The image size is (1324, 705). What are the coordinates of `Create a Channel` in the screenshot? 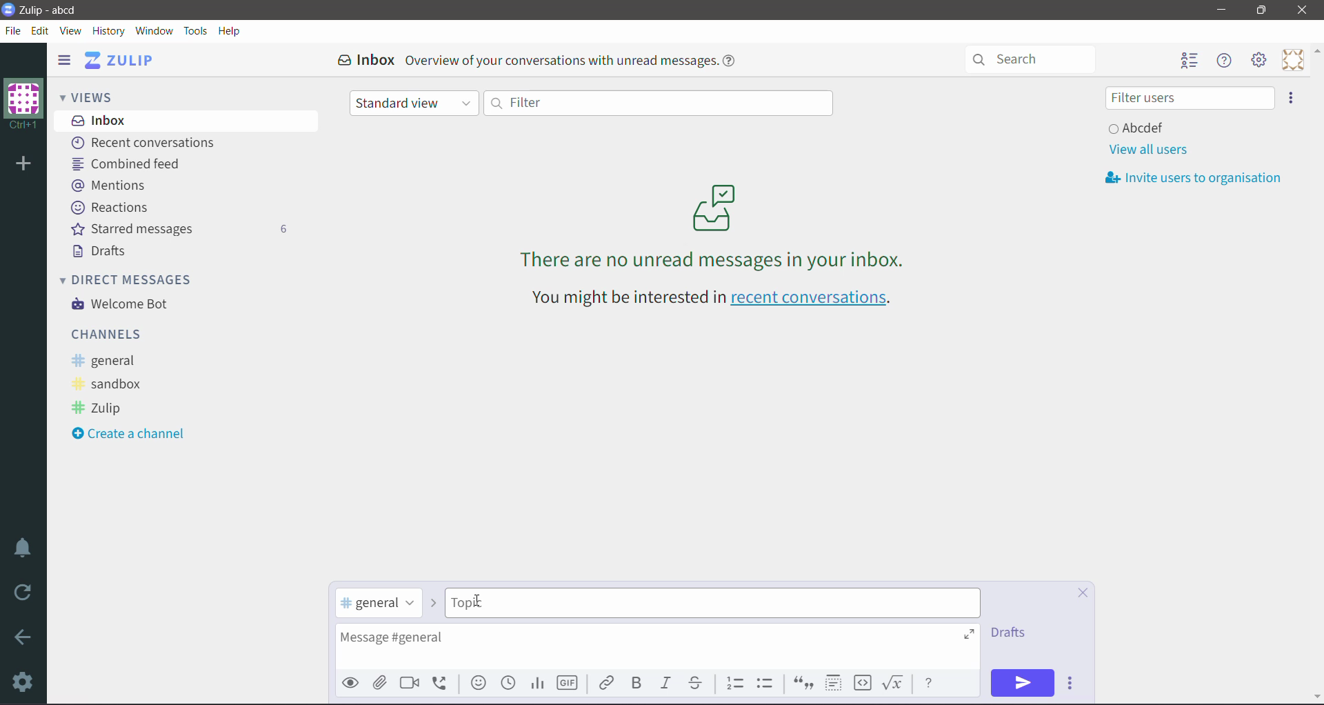 It's located at (134, 435).